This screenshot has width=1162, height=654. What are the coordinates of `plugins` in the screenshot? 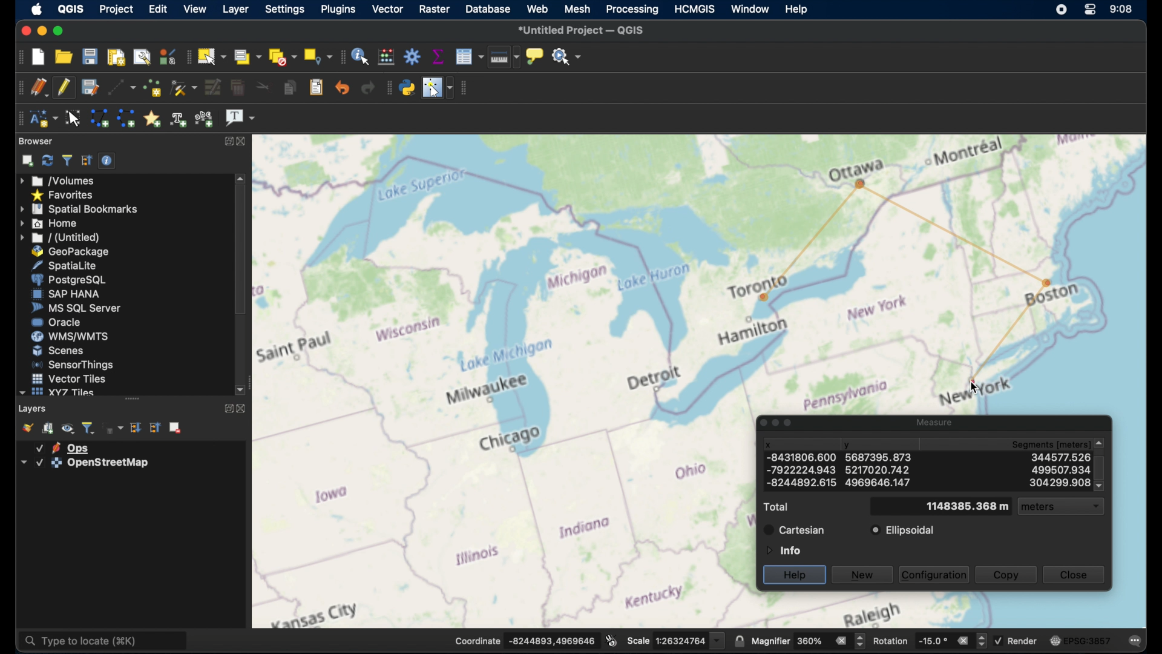 It's located at (337, 10).